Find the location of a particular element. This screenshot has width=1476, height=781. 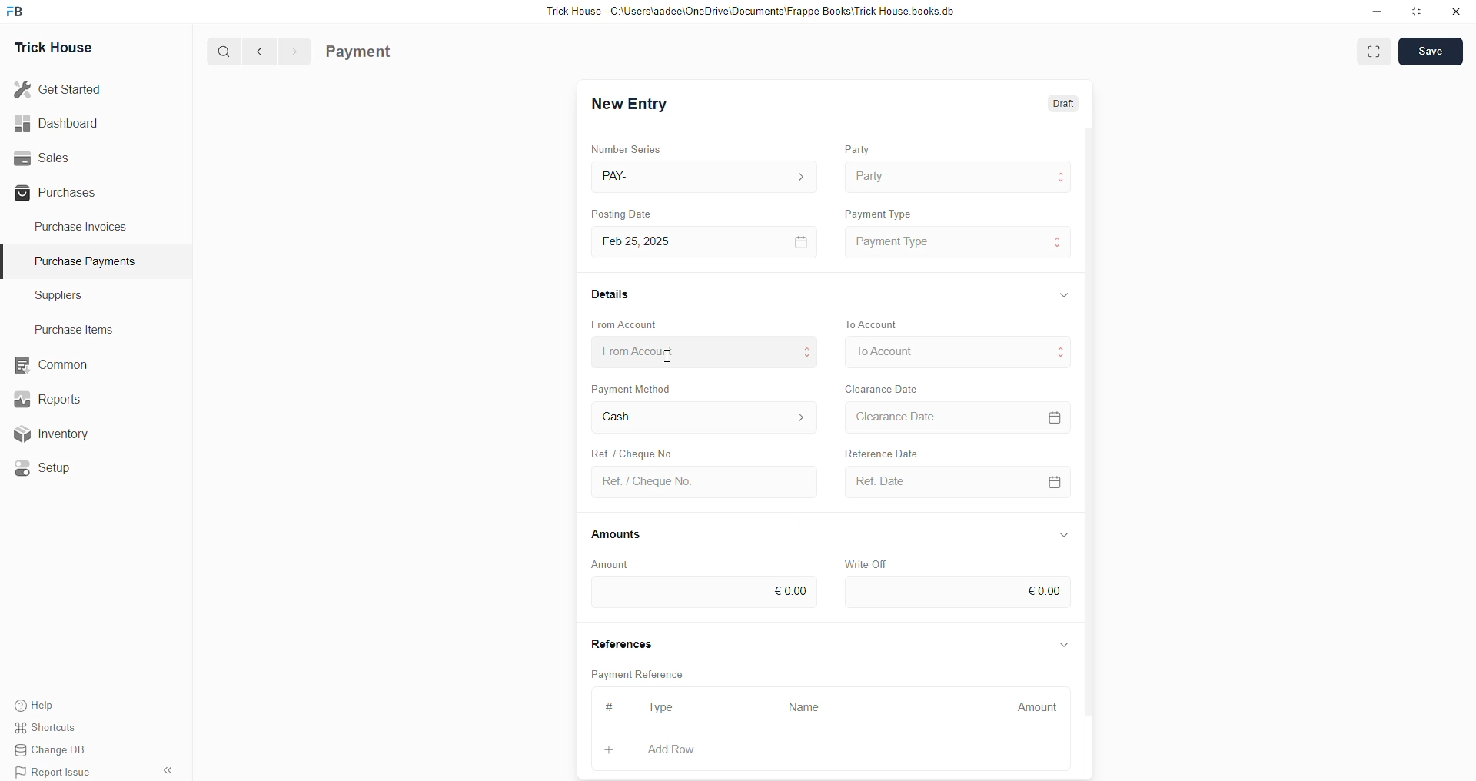

Write Off is located at coordinates (869, 563).